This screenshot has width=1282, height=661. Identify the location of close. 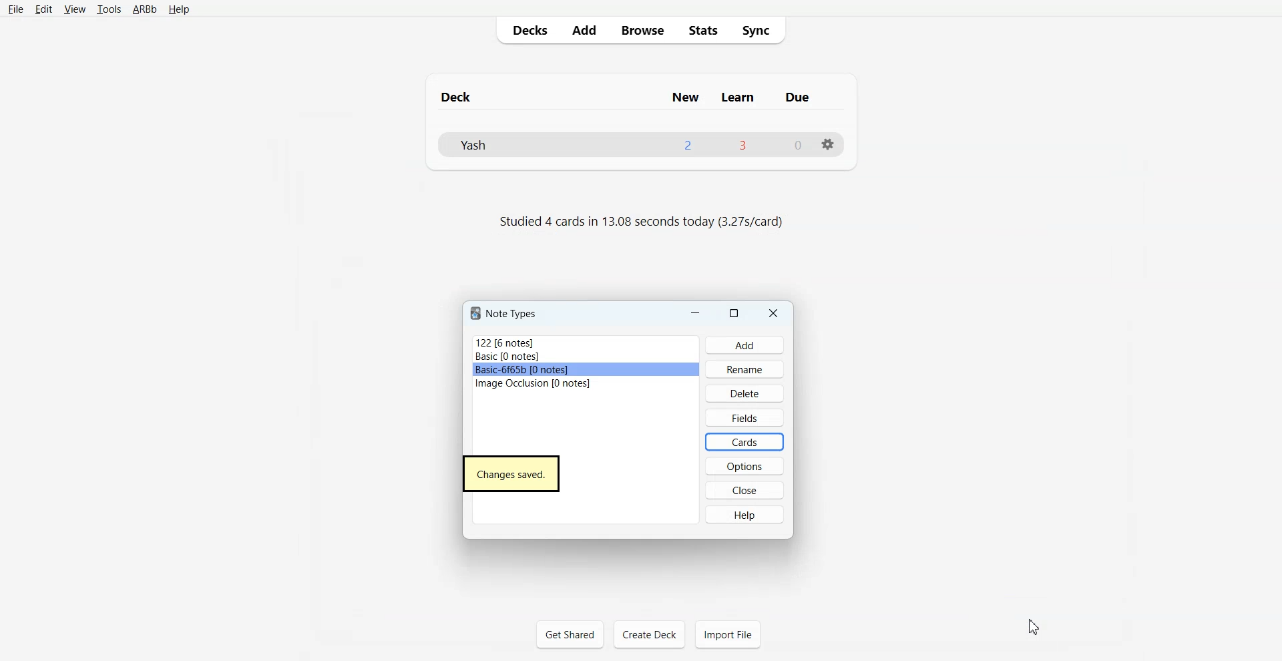
(751, 492).